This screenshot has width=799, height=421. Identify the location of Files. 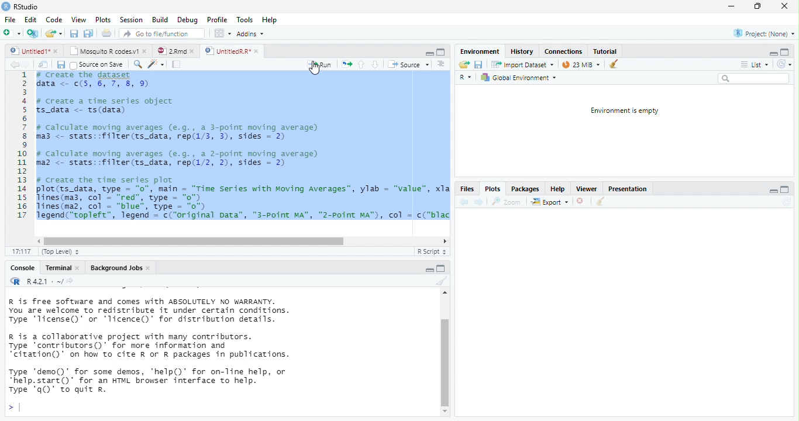
(466, 189).